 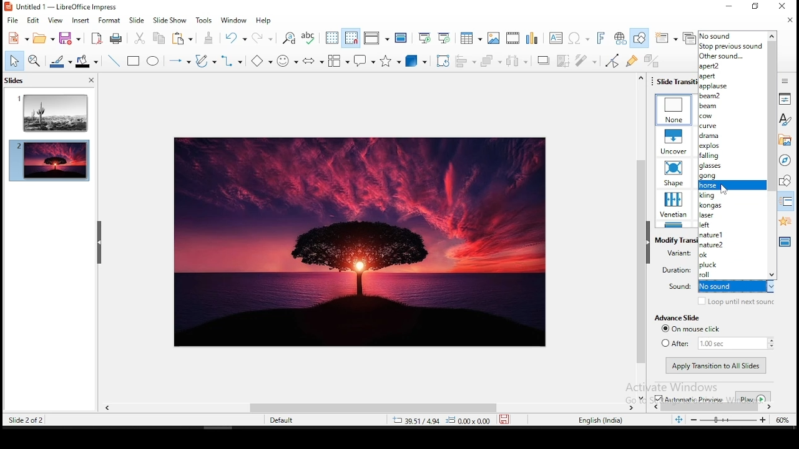 I want to click on charts, so click(x=532, y=39).